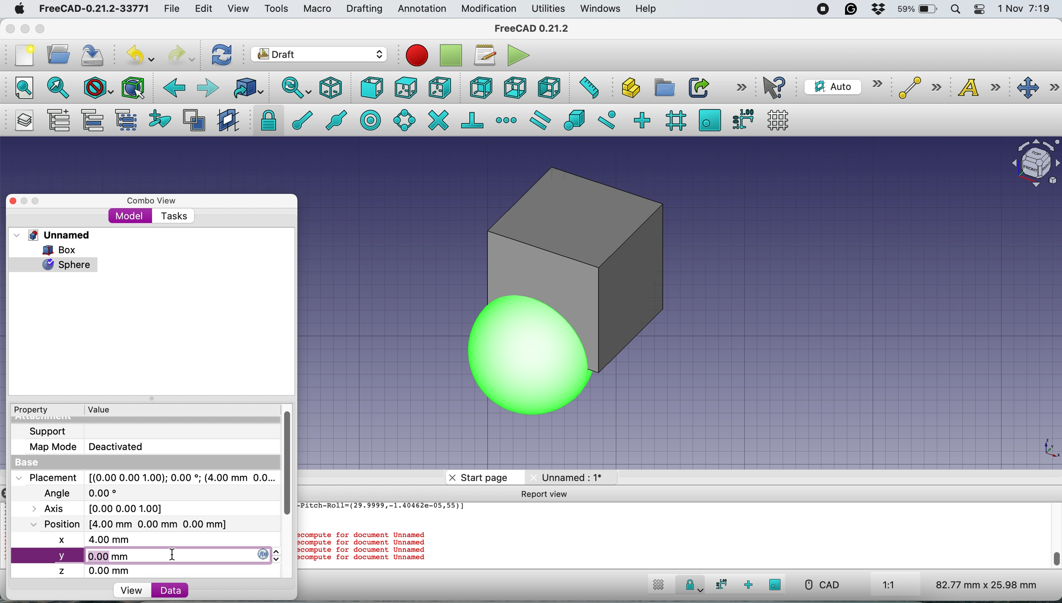 The image size is (1062, 603). What do you see at coordinates (484, 55) in the screenshot?
I see `macros` at bounding box center [484, 55].